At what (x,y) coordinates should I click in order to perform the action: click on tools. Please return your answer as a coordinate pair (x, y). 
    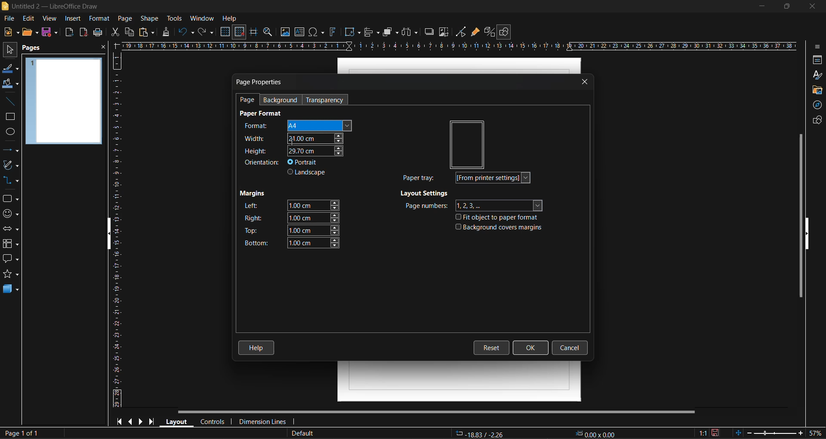
    Looking at the image, I should click on (175, 18).